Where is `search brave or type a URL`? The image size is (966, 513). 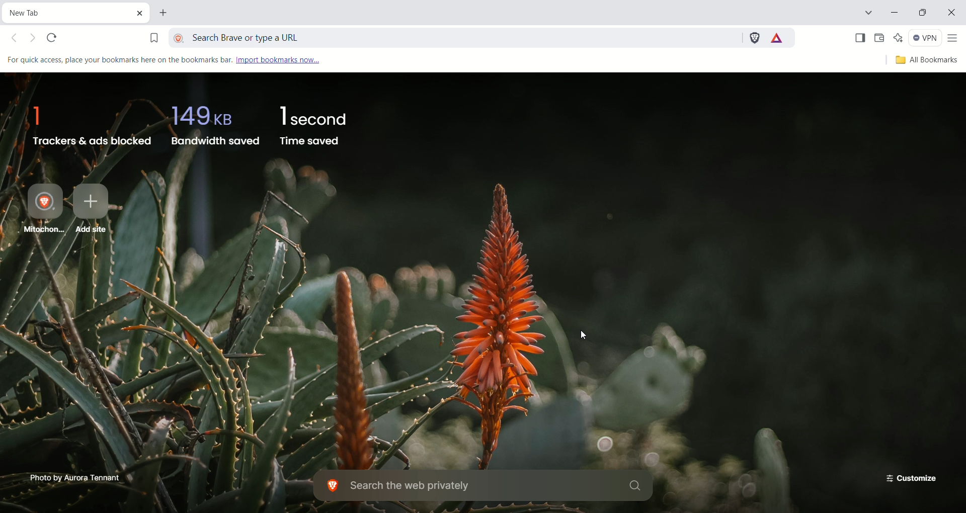 search brave or type a URL is located at coordinates (456, 36).